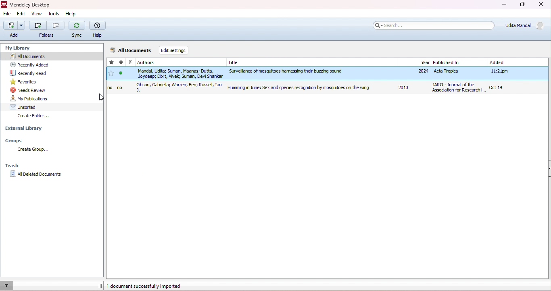 The width and height of the screenshot is (551, 291). I want to click on oct19, so click(496, 87).